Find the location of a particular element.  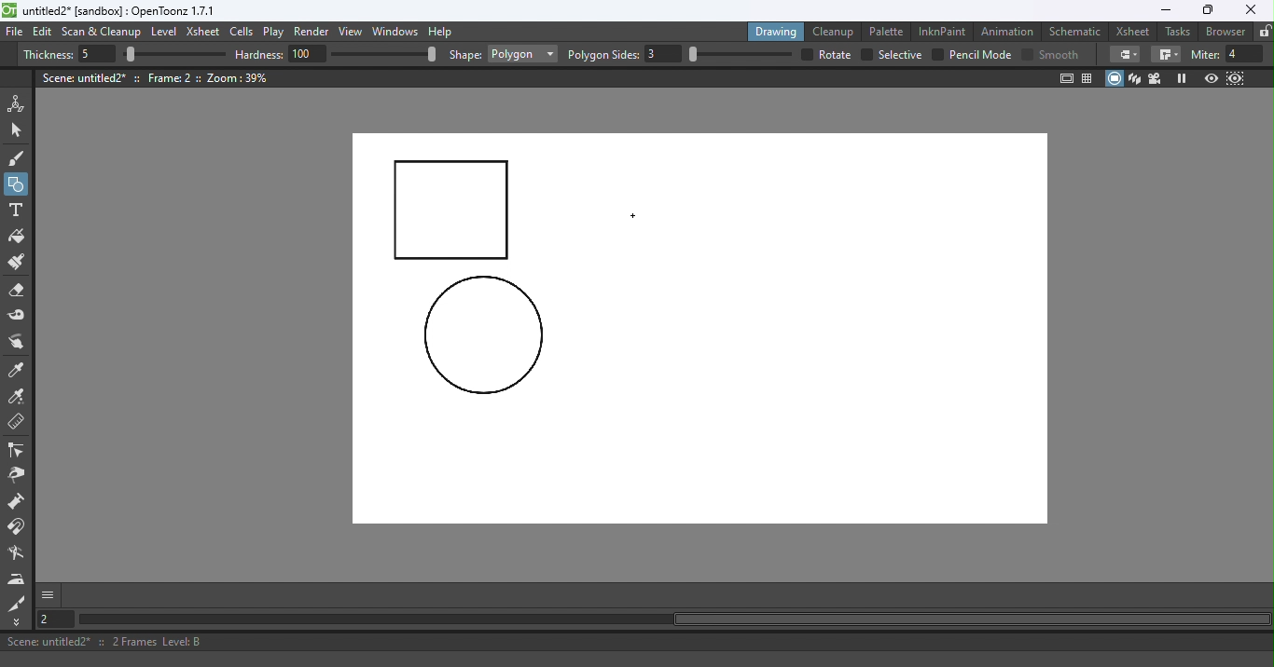

Eraser tool is located at coordinates (21, 291).